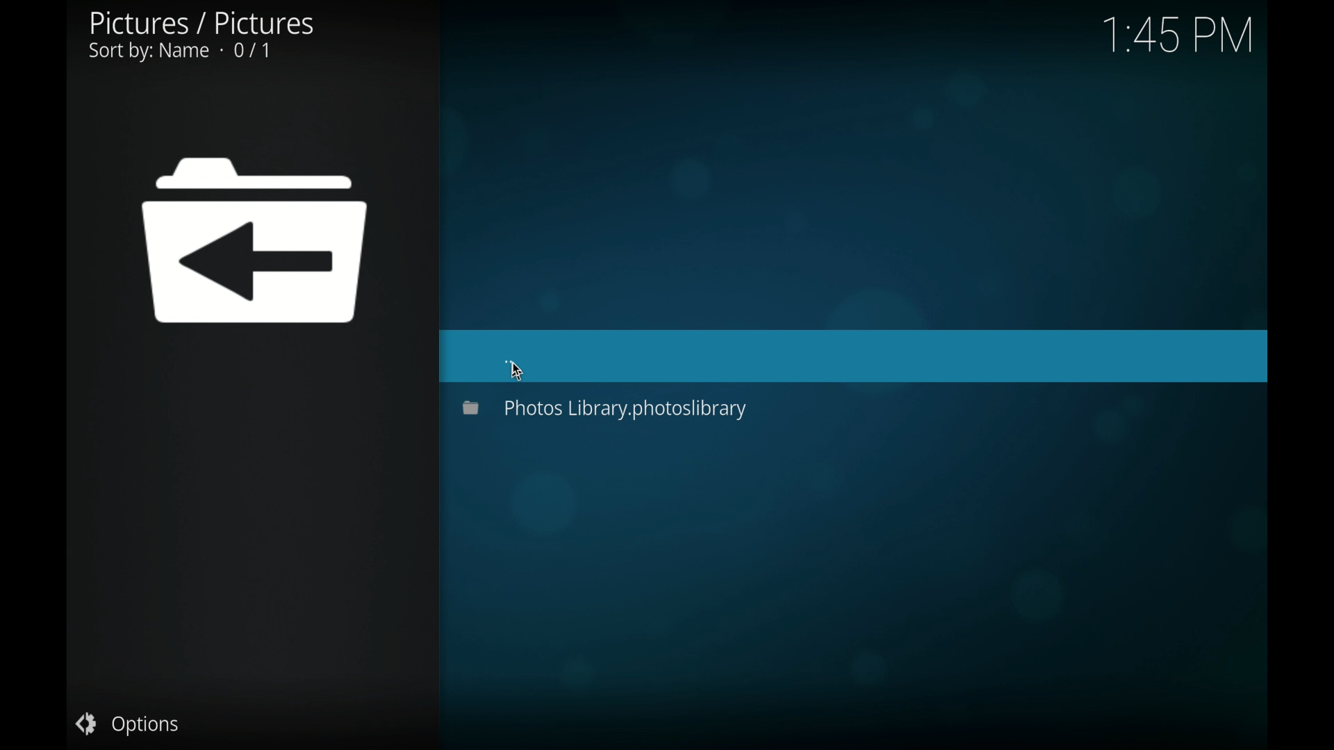 This screenshot has width=1334, height=750. I want to click on cursor, so click(516, 373).